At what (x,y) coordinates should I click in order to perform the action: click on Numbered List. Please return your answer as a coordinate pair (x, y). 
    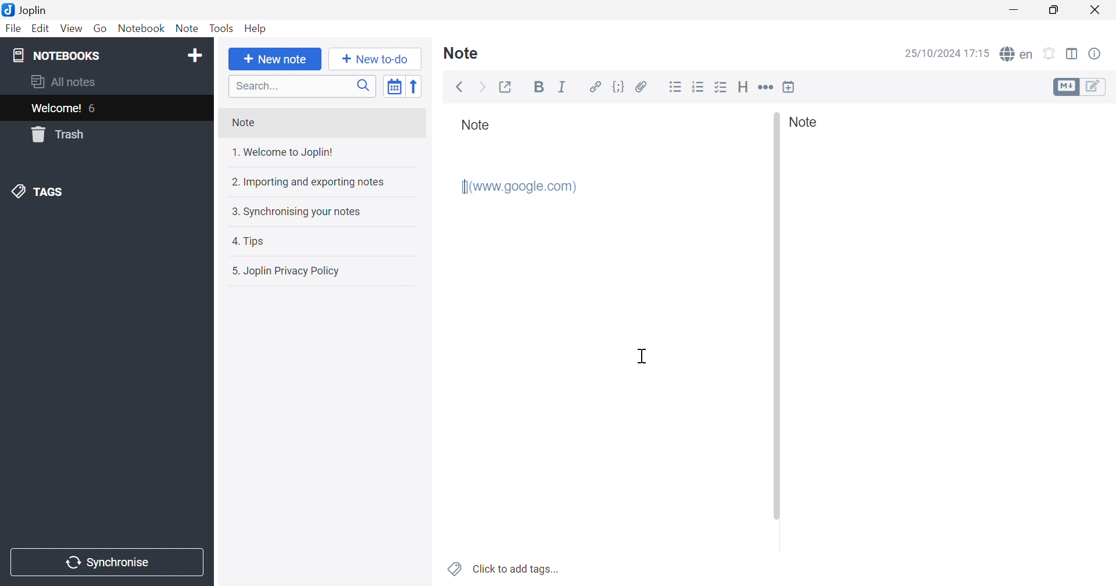
    Looking at the image, I should click on (698, 87).